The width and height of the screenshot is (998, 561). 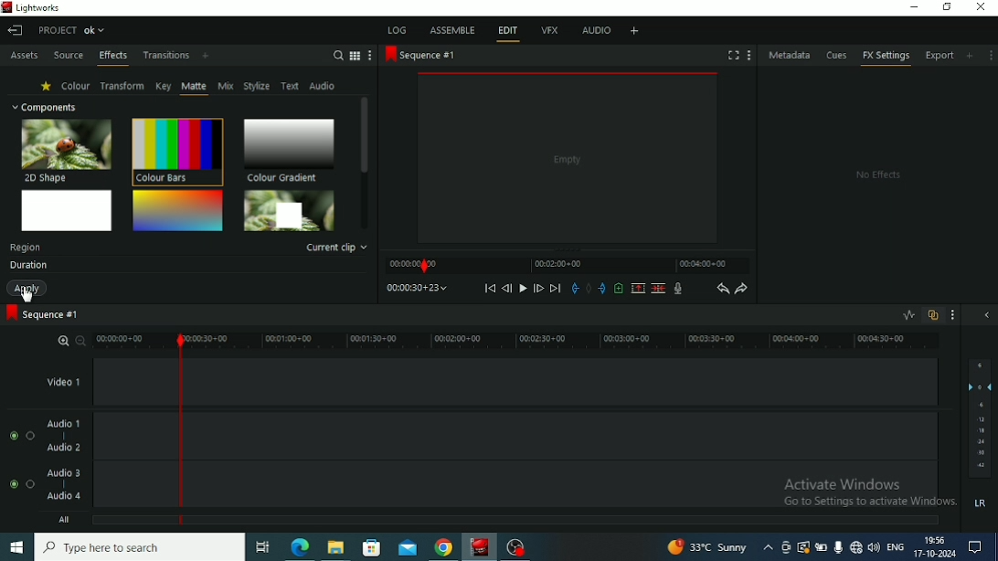 What do you see at coordinates (226, 86) in the screenshot?
I see `Mix` at bounding box center [226, 86].